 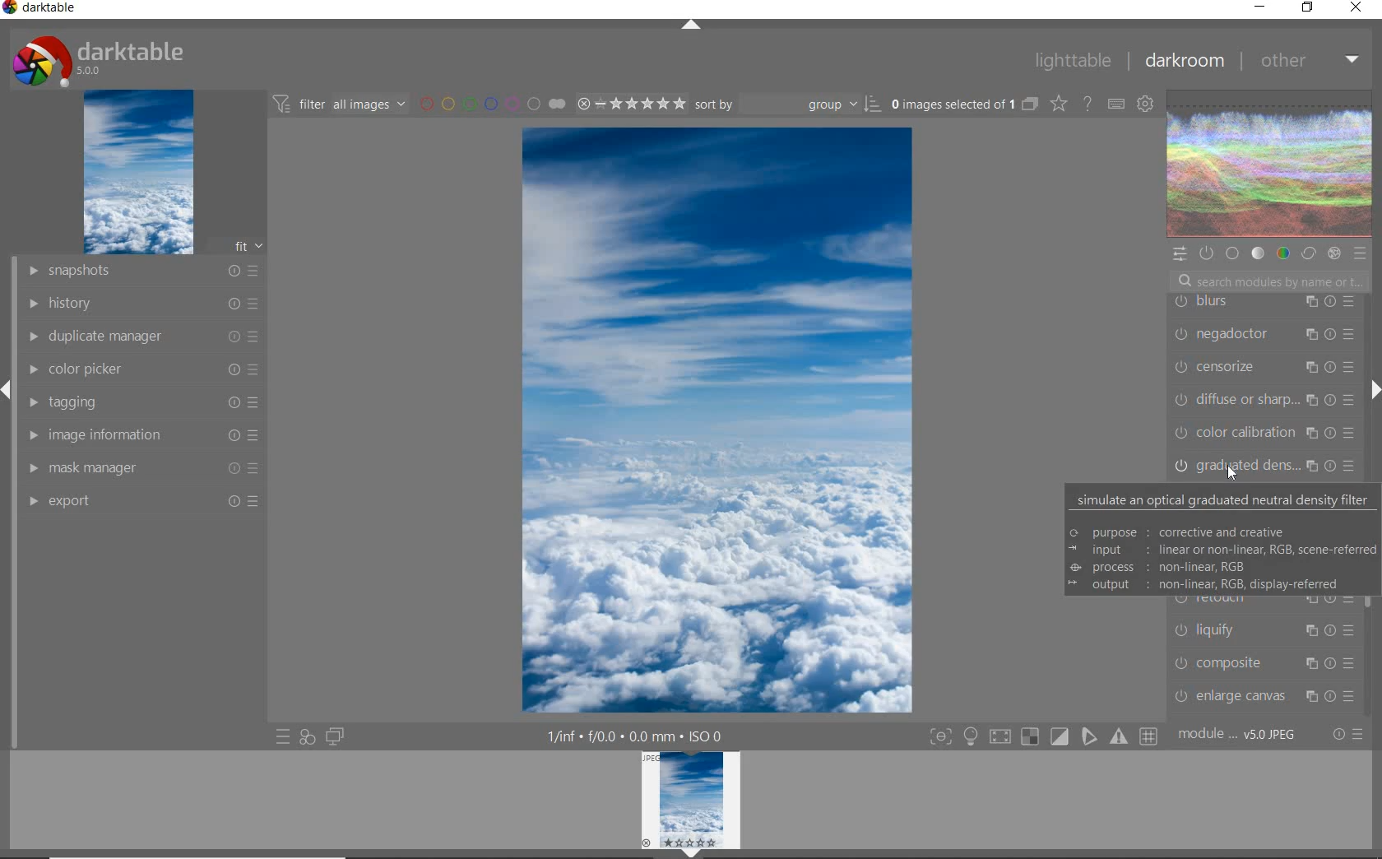 I want to click on 0 images selected of, so click(x=951, y=103).